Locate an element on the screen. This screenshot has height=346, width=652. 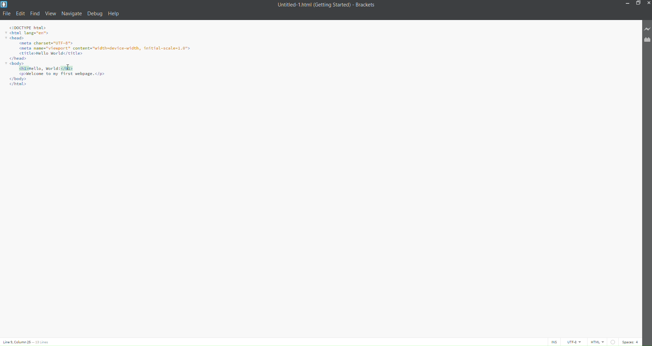
ins is located at coordinates (554, 342).